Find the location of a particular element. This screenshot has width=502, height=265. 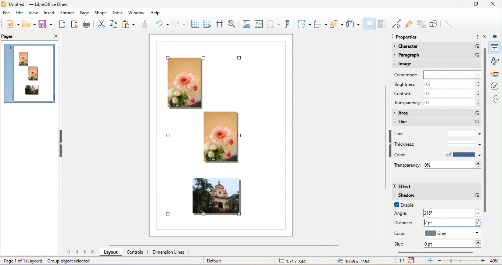

export is located at coordinates (62, 25).